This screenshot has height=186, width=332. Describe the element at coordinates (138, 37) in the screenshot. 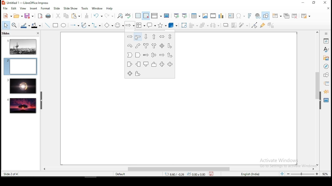

I see `left arrow` at that location.